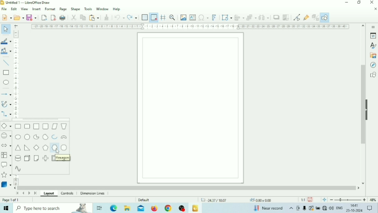  Describe the element at coordinates (6, 136) in the screenshot. I see `Symbol Shapes` at that location.